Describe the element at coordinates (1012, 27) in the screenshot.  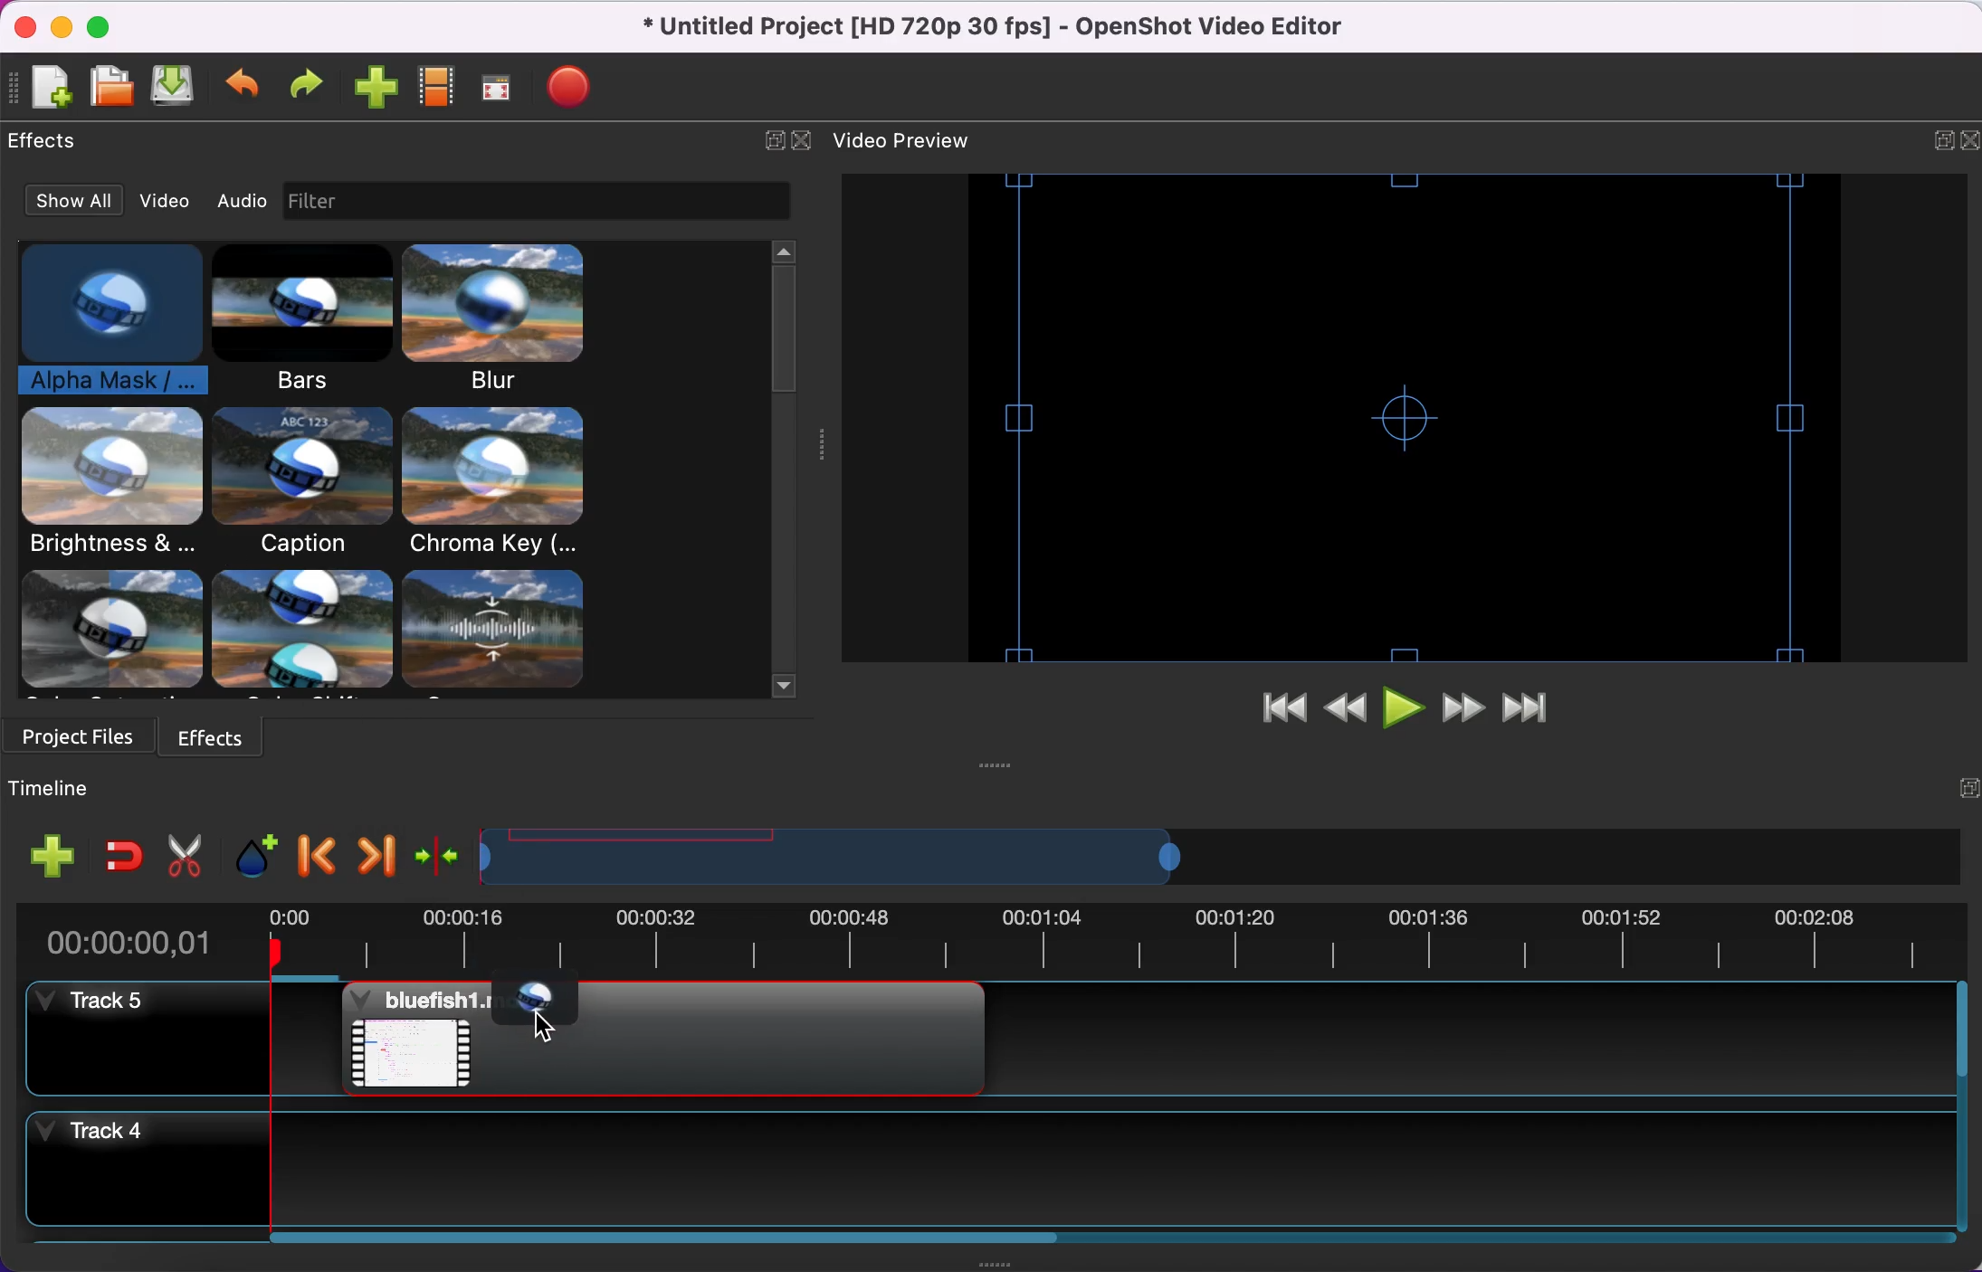
I see `title` at that location.